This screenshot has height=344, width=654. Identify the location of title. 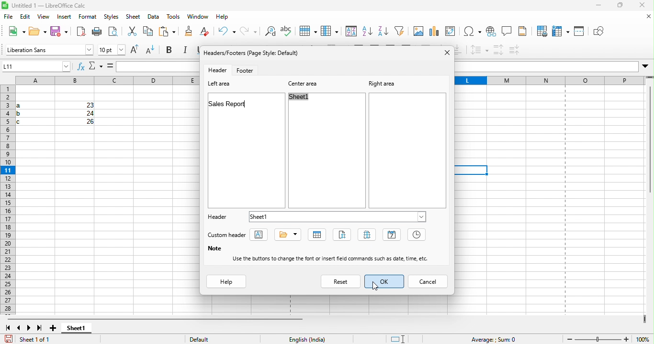
(52, 6).